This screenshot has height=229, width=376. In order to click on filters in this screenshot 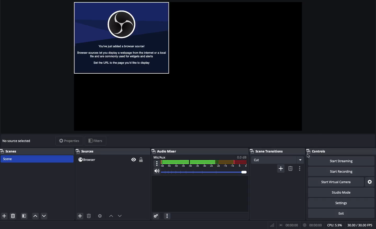, I will do `click(97, 141)`.